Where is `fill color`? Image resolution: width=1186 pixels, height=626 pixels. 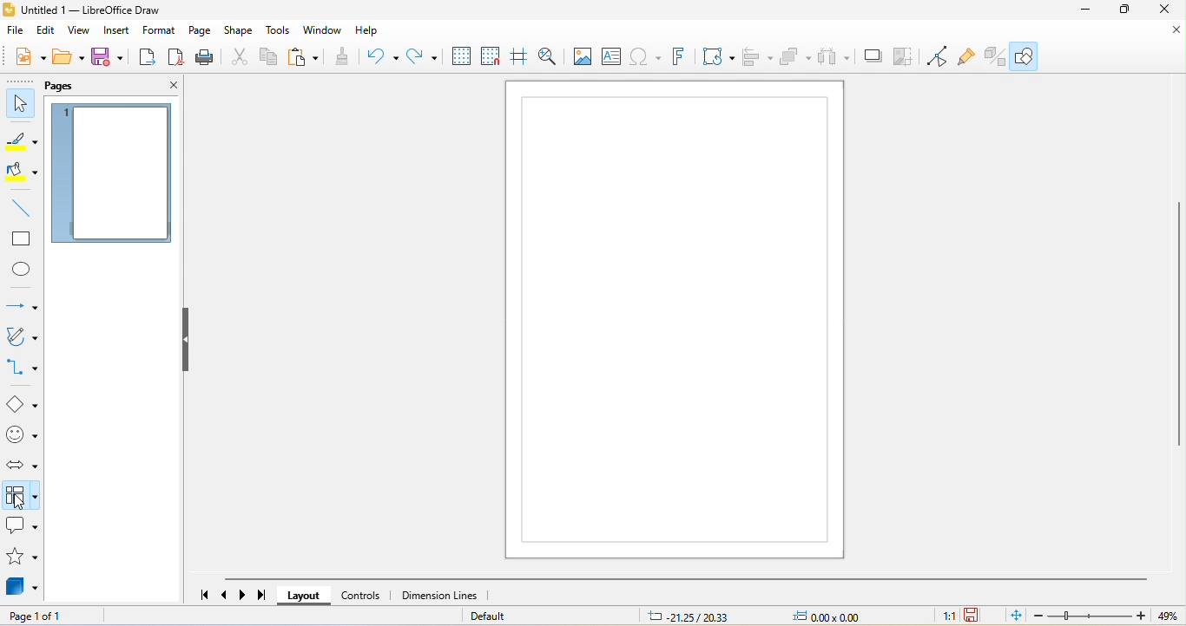
fill color is located at coordinates (20, 172).